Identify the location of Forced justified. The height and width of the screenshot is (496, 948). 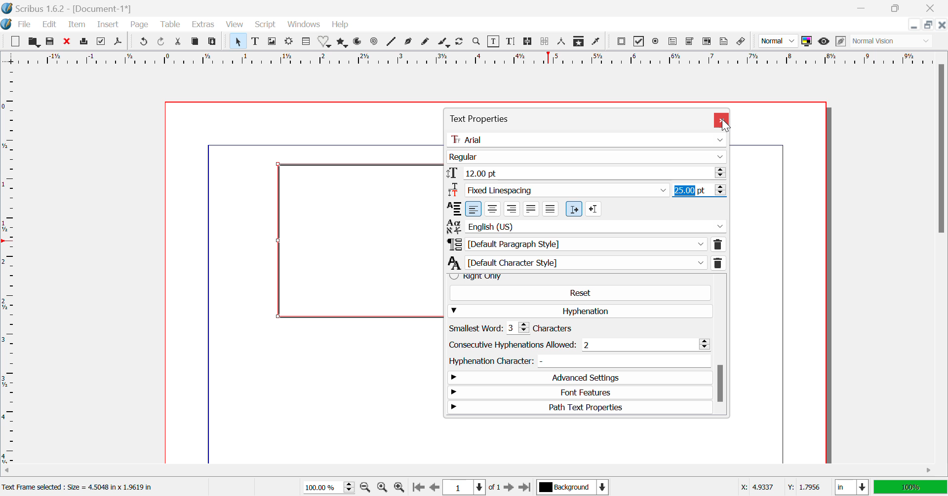
(551, 209).